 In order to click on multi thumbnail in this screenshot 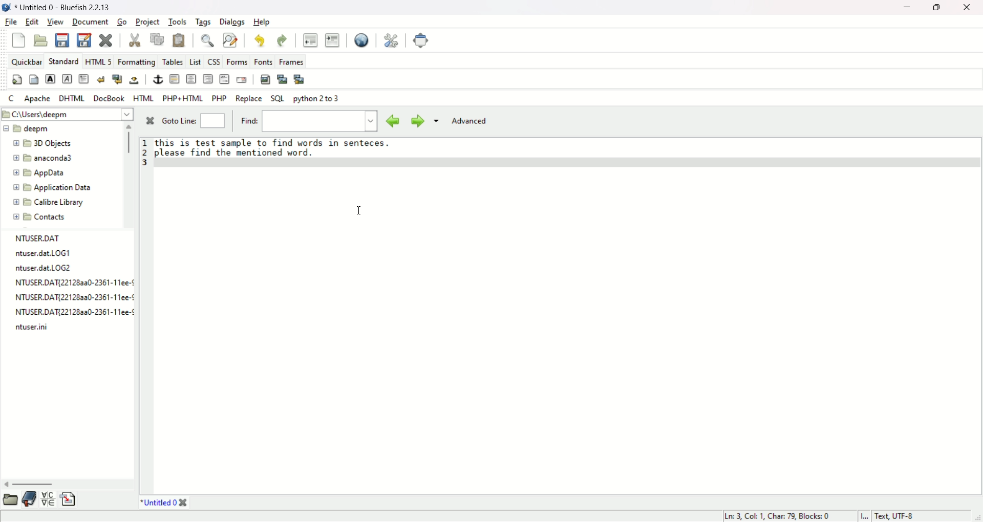, I will do `click(303, 80)`.